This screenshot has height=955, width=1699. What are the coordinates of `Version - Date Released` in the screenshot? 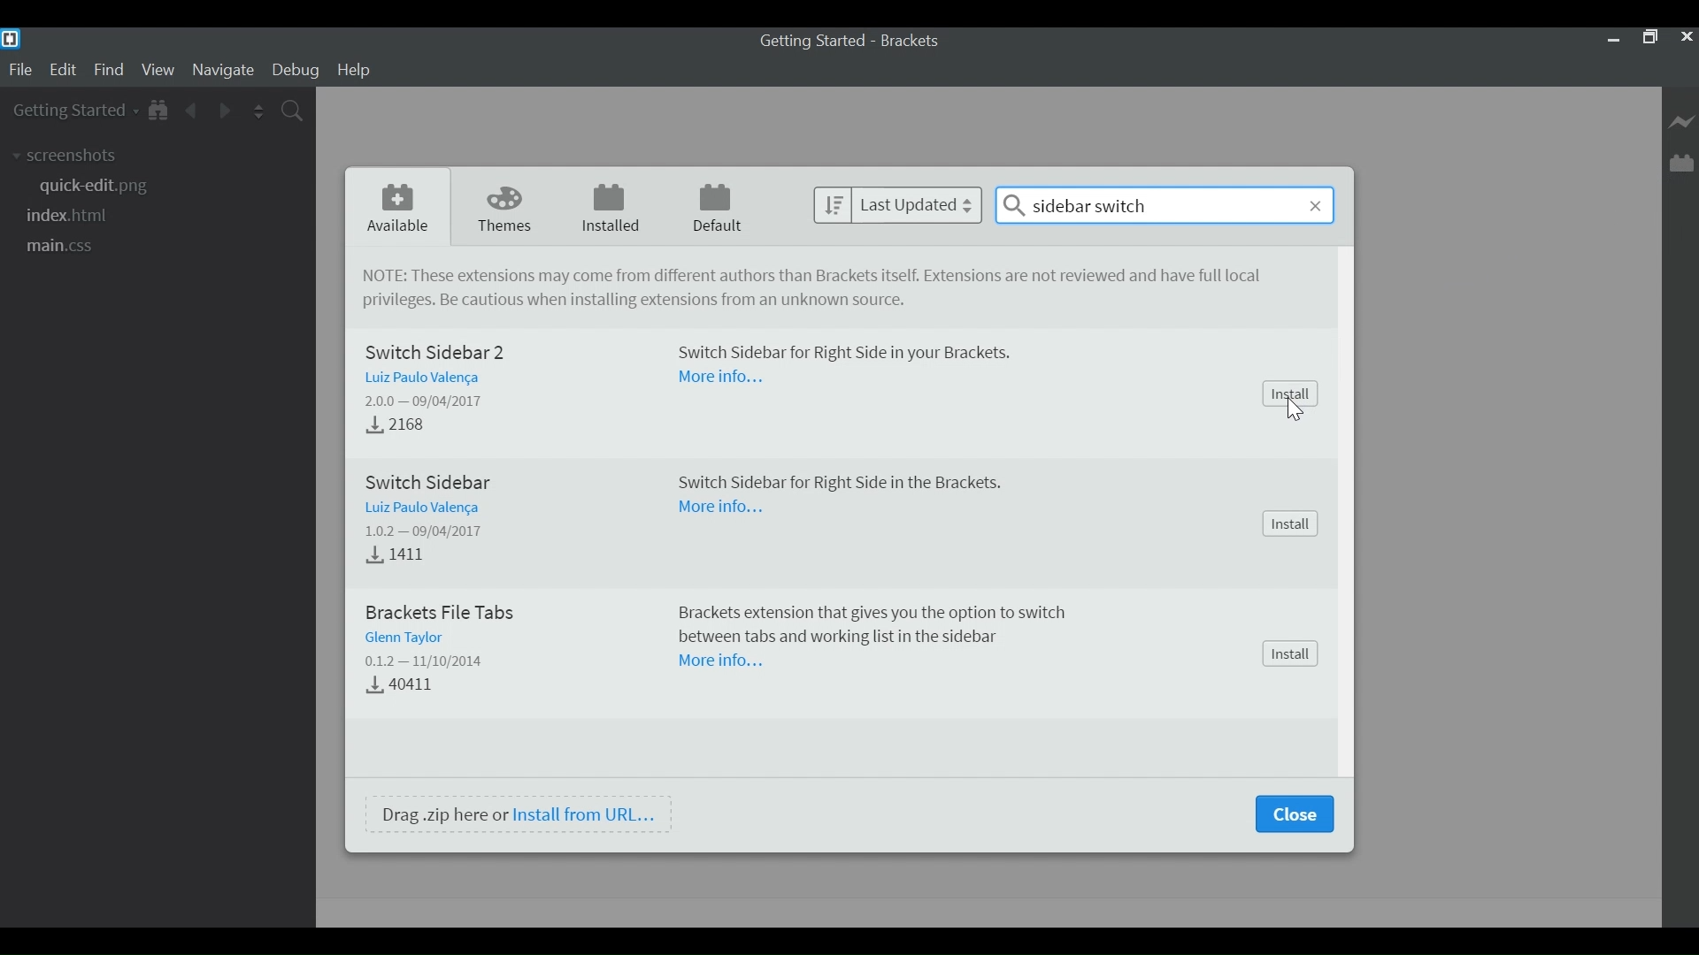 It's located at (429, 661).